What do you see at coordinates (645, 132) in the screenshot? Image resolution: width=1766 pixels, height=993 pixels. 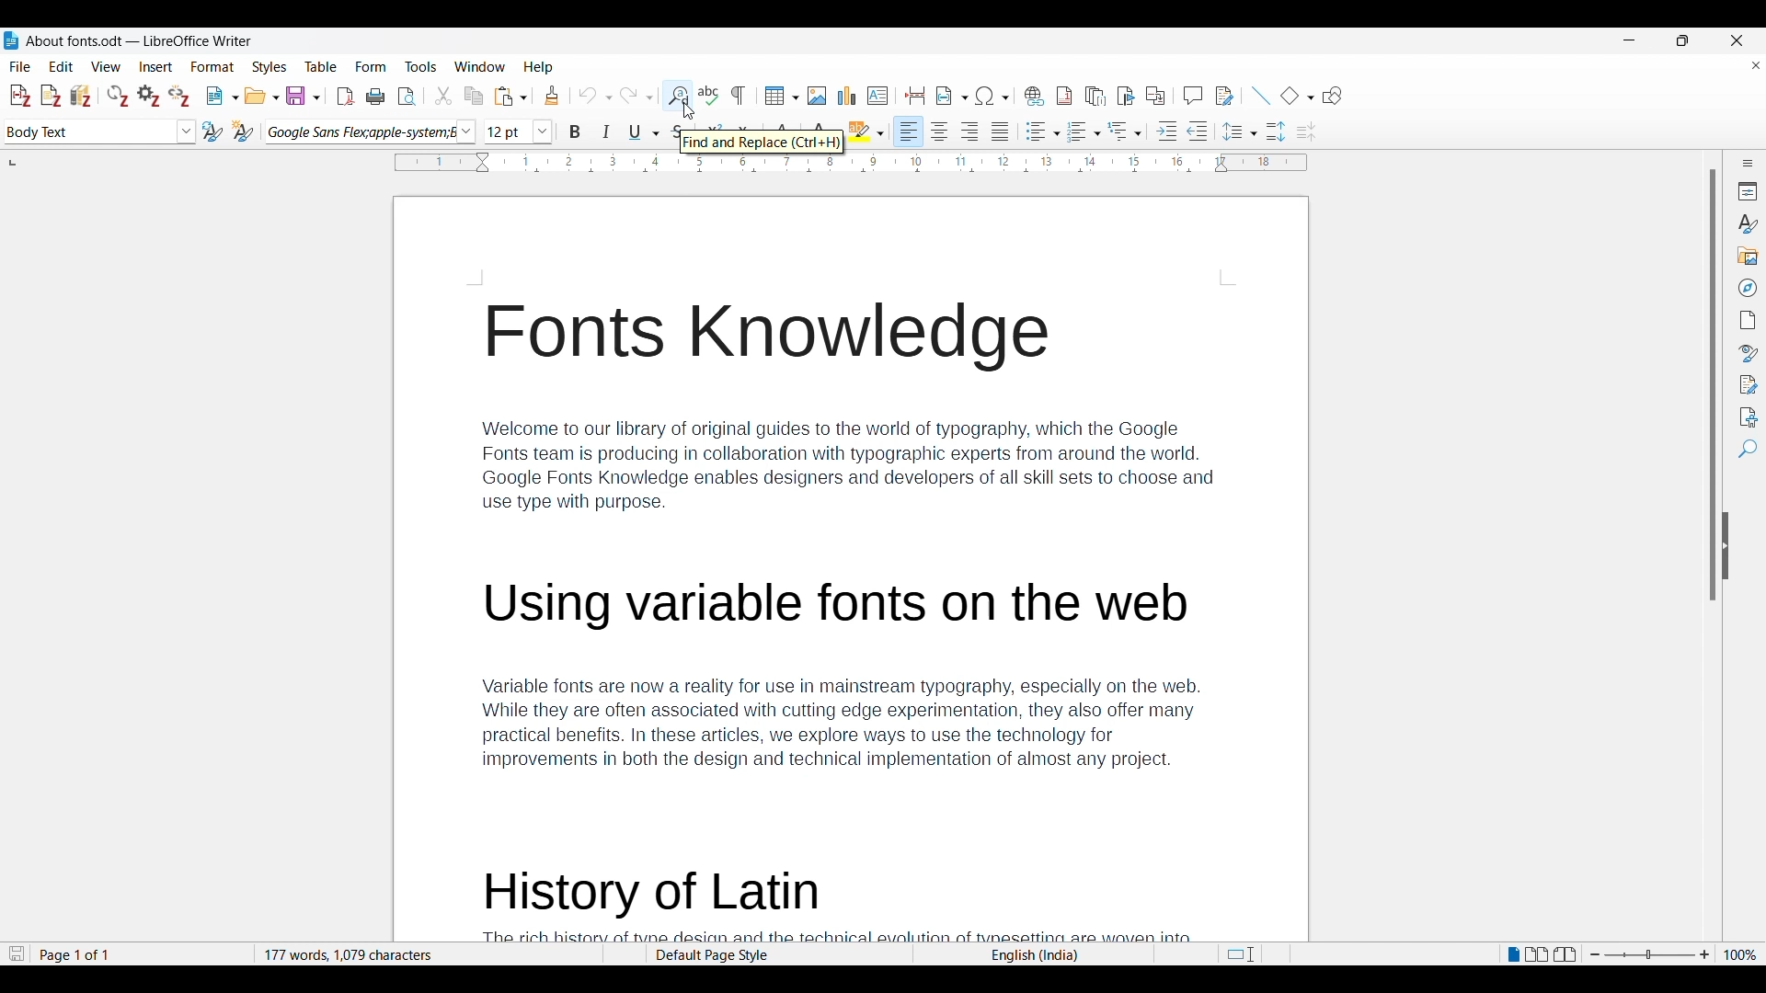 I see `Underline options` at bounding box center [645, 132].